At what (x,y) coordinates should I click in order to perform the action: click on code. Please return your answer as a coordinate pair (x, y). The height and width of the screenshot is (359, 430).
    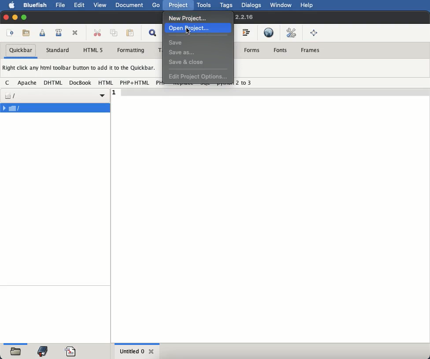
    Looking at the image, I should click on (70, 350).